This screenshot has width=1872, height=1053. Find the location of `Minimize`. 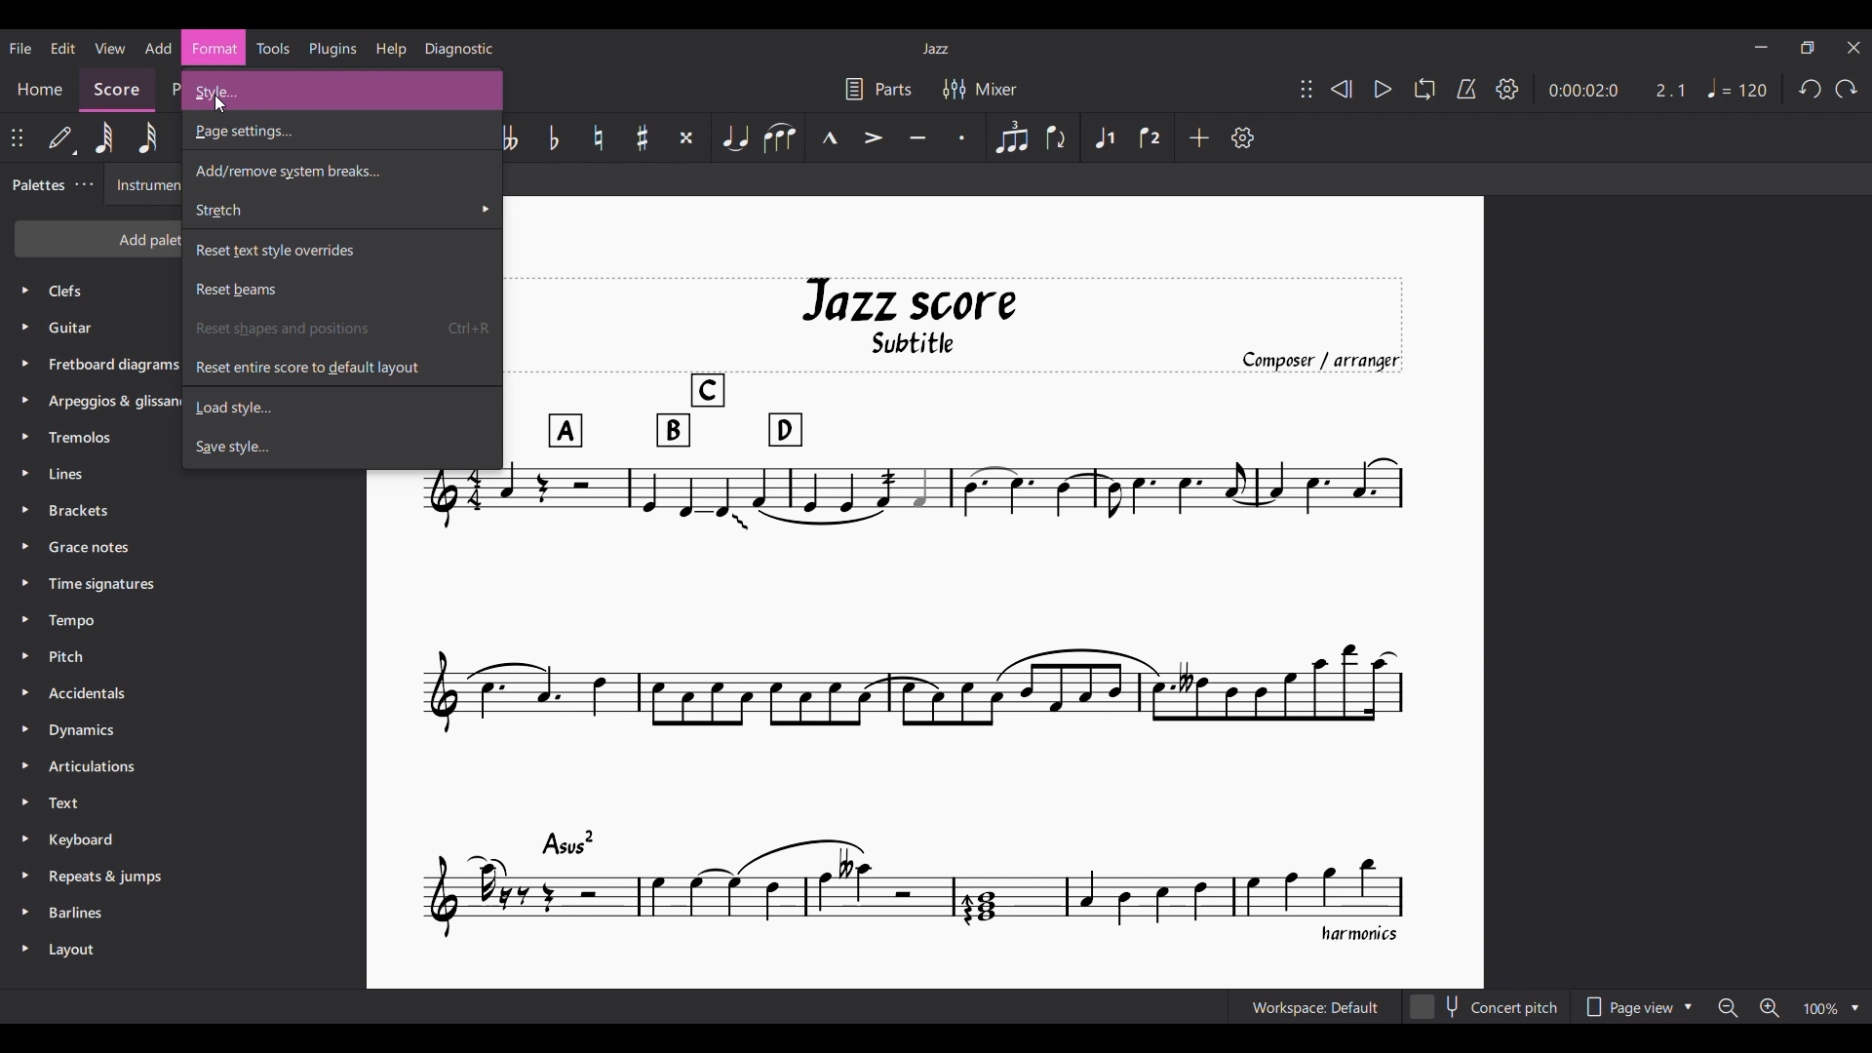

Minimize is located at coordinates (1760, 47).